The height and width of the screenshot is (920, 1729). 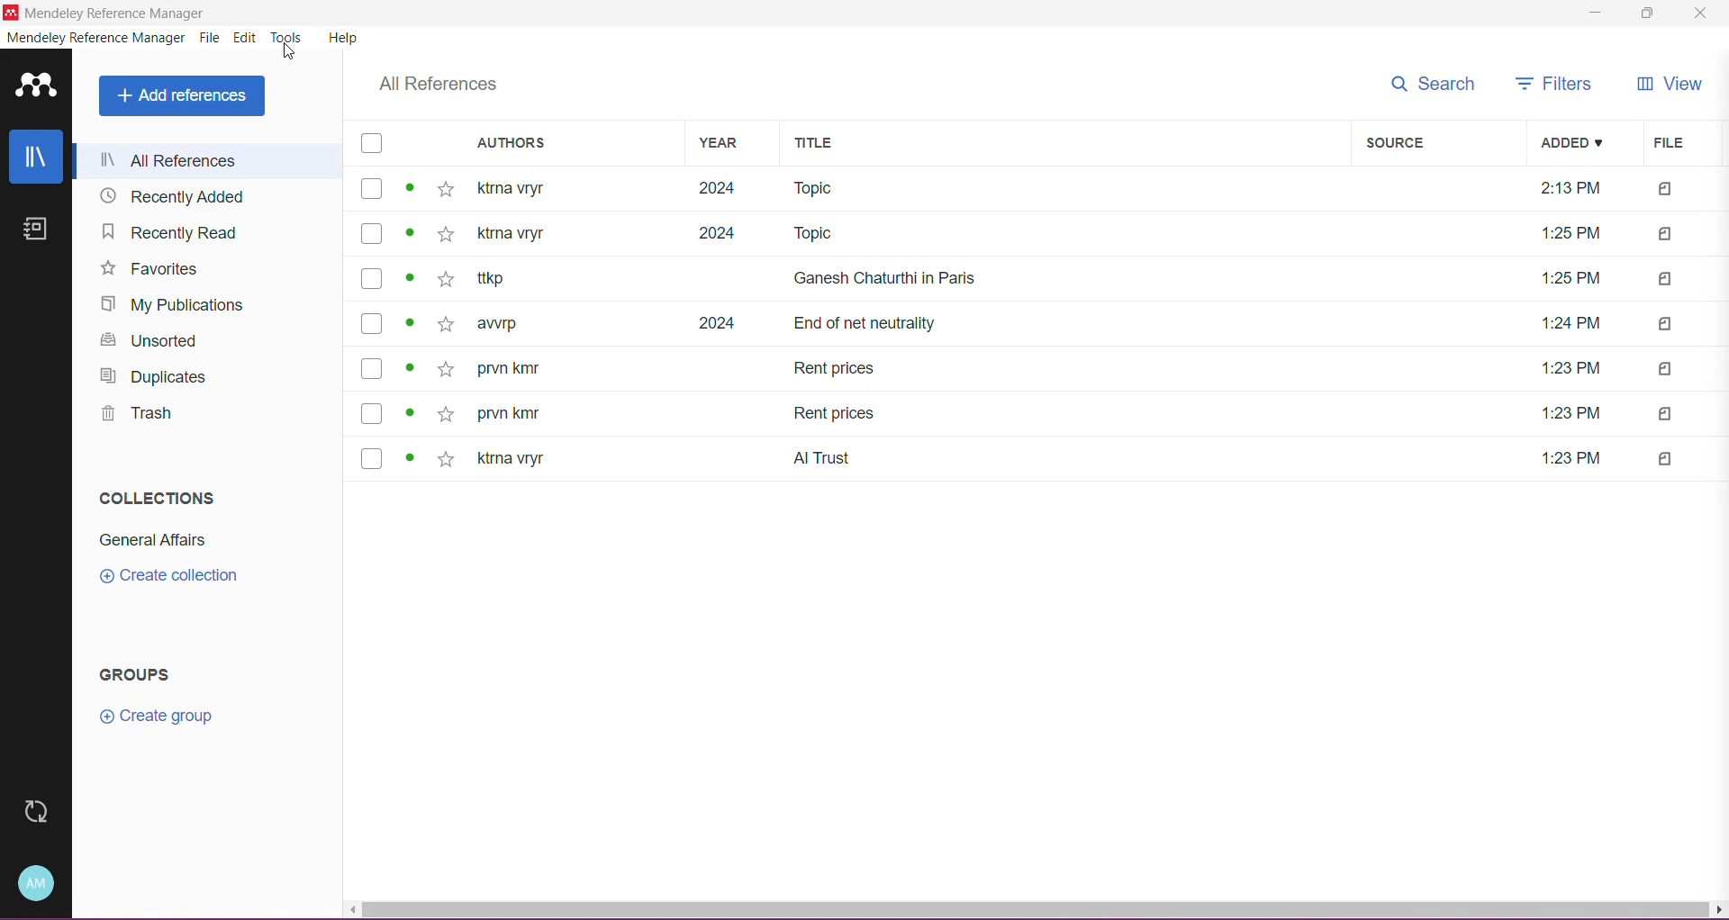 What do you see at coordinates (374, 277) in the screenshot?
I see `checkbox` at bounding box center [374, 277].